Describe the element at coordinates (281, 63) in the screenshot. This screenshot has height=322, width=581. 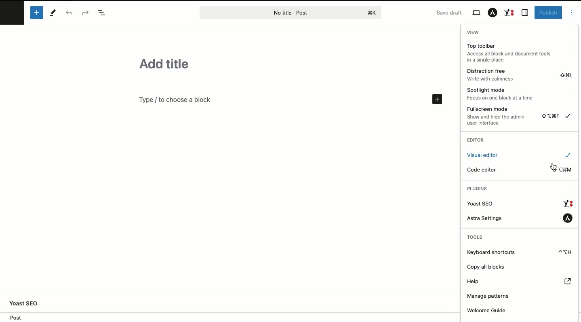
I see `Title` at that location.